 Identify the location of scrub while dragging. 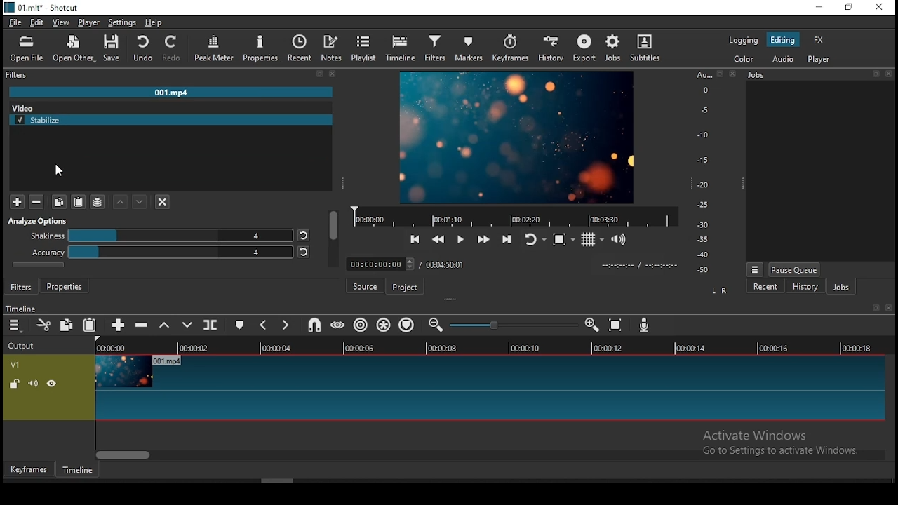
(339, 324).